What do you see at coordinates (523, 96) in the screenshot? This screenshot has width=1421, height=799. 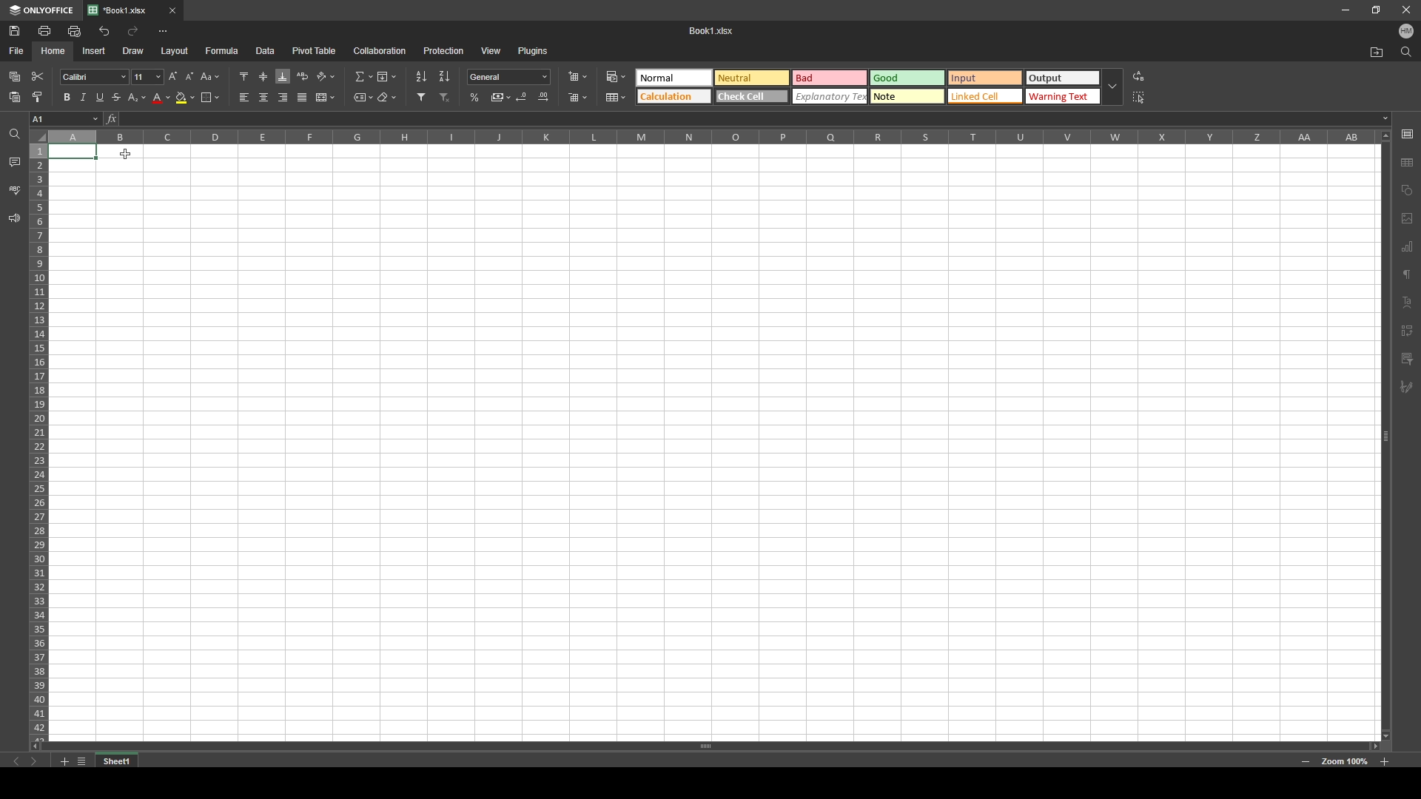 I see `decrease decimal` at bounding box center [523, 96].